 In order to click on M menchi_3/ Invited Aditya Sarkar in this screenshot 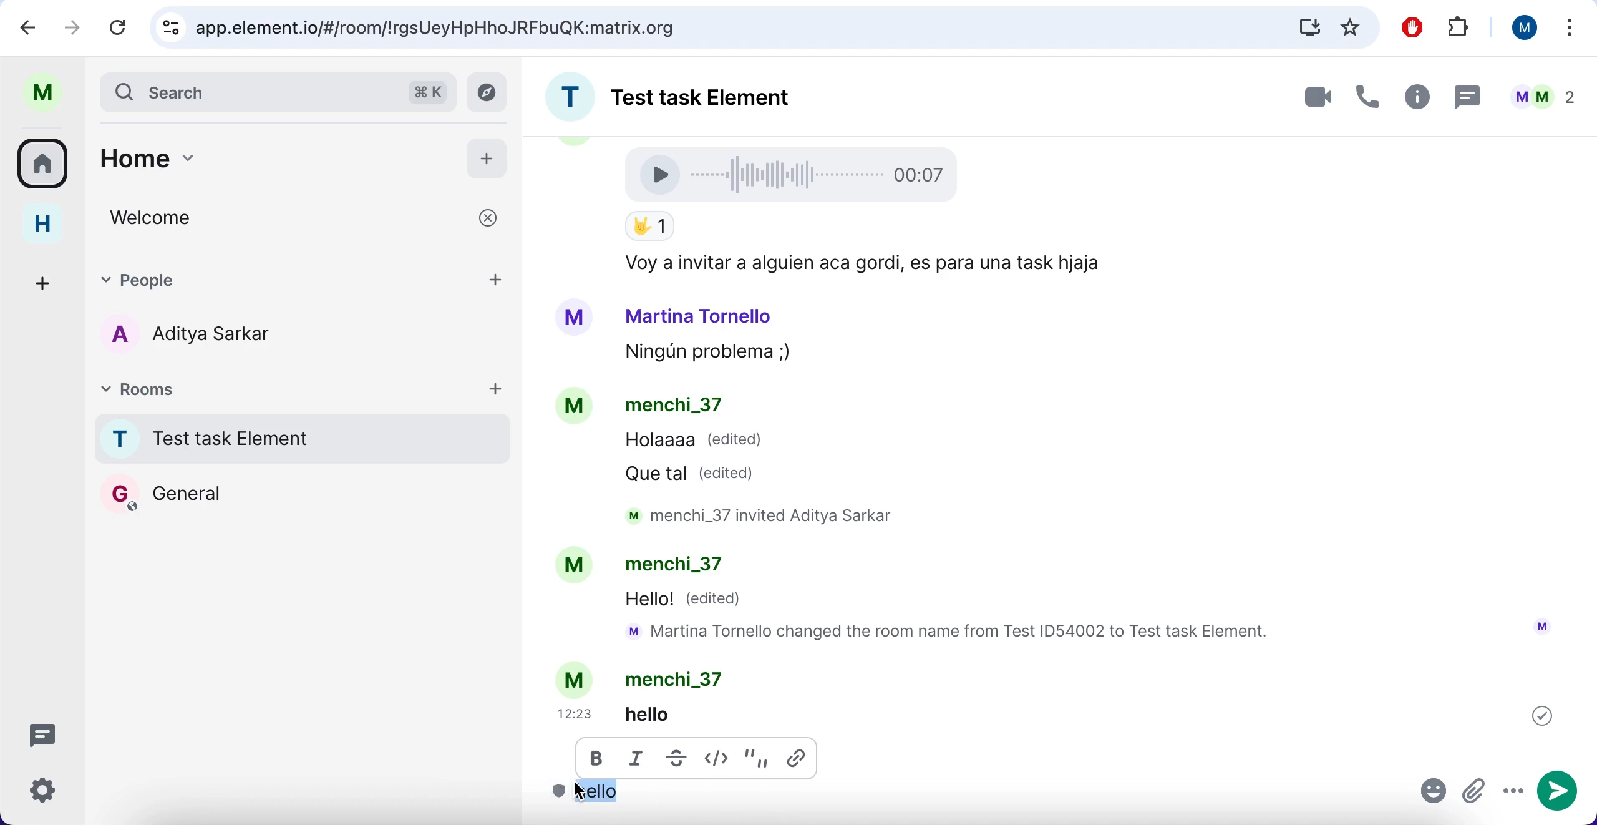, I will do `click(770, 515)`.